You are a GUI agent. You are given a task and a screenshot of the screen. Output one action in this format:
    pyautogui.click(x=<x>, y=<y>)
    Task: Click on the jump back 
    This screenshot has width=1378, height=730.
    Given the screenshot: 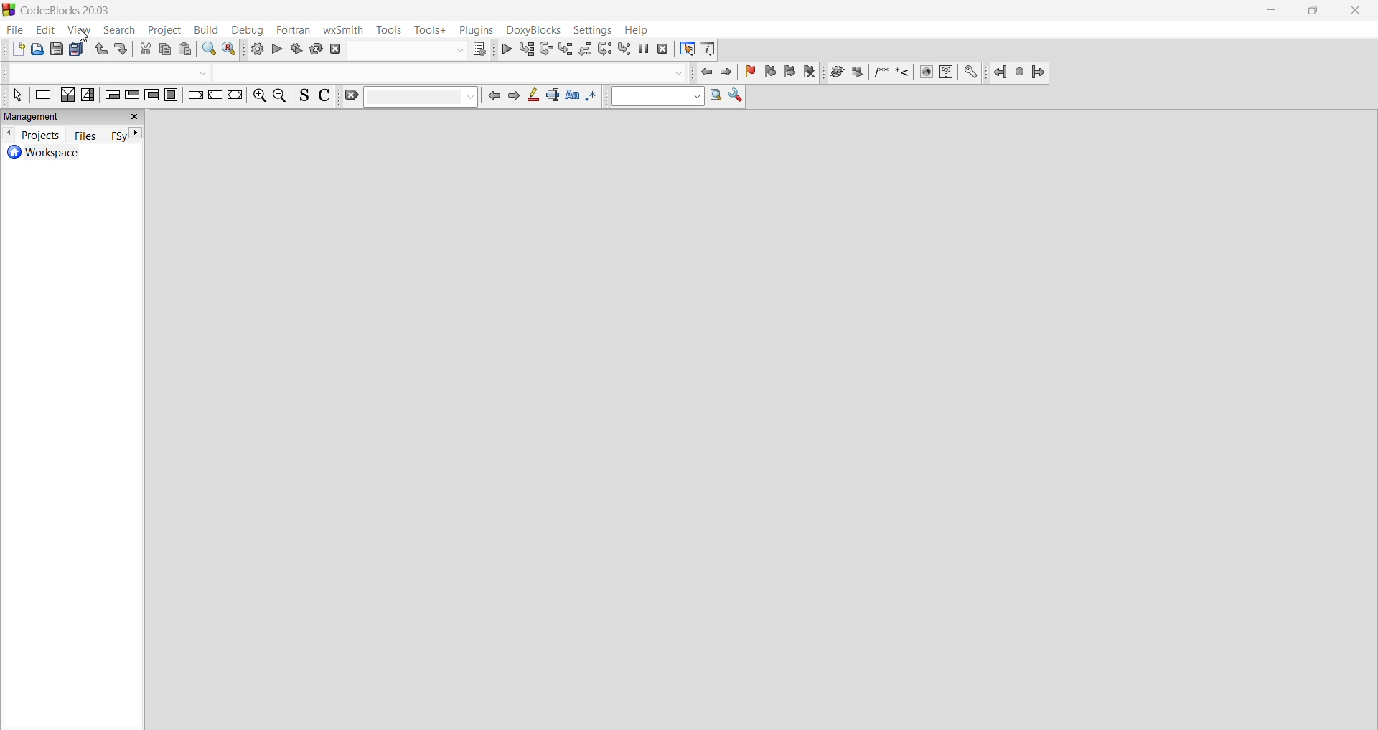 What is the action you would take?
    pyautogui.click(x=706, y=70)
    